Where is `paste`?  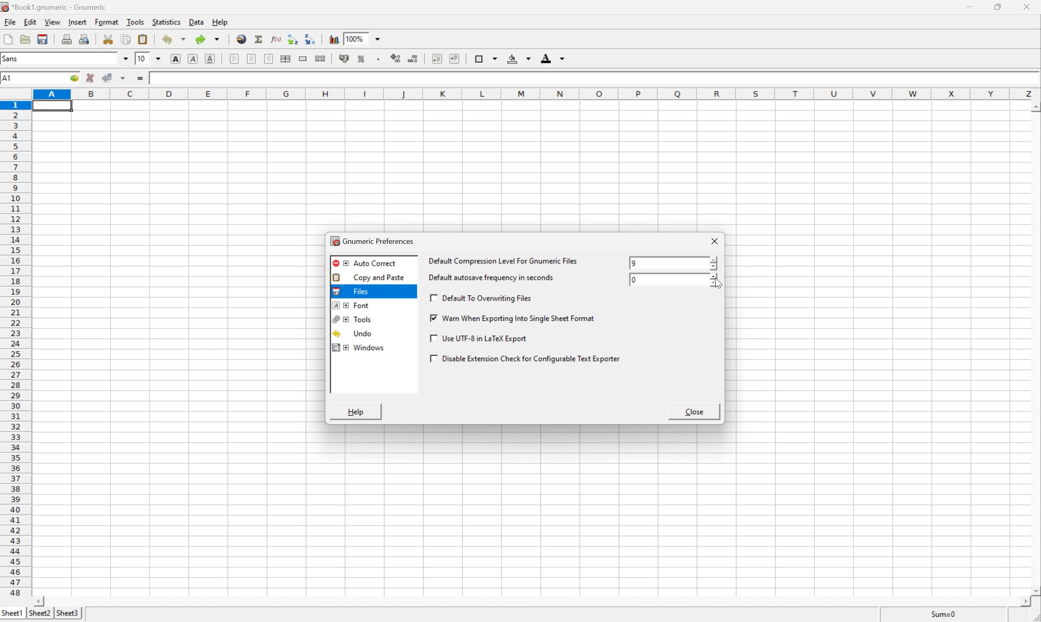
paste is located at coordinates (143, 39).